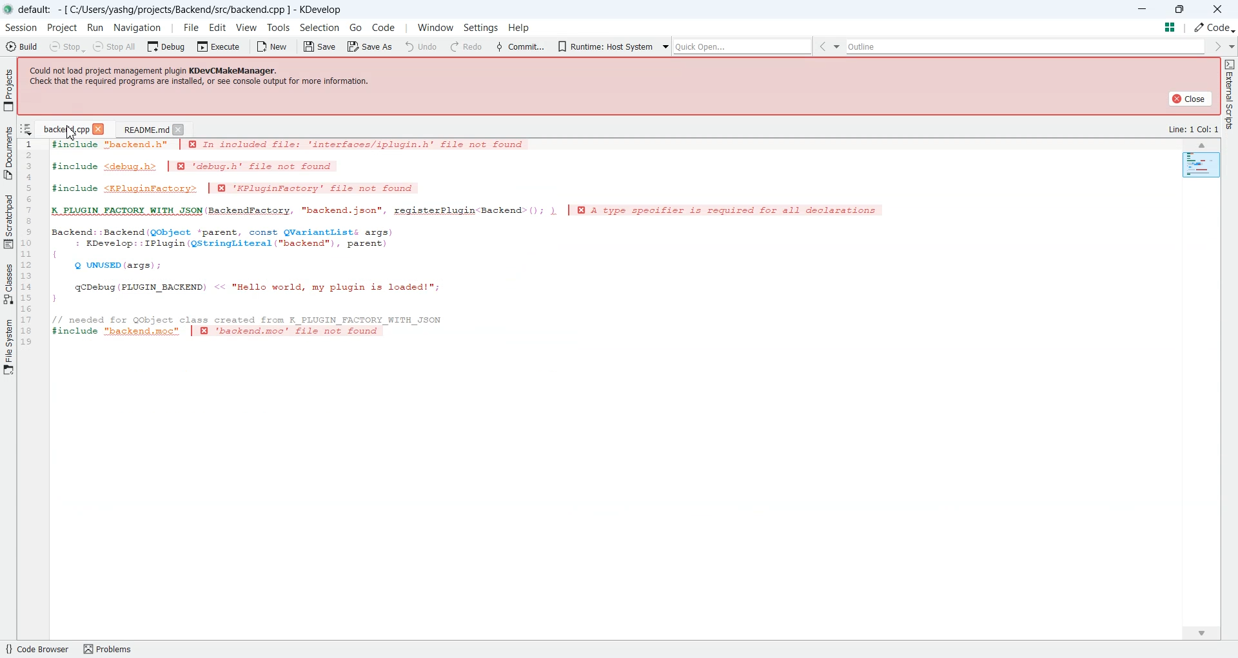 The image size is (1238, 658). I want to click on Projects, so click(9, 90).